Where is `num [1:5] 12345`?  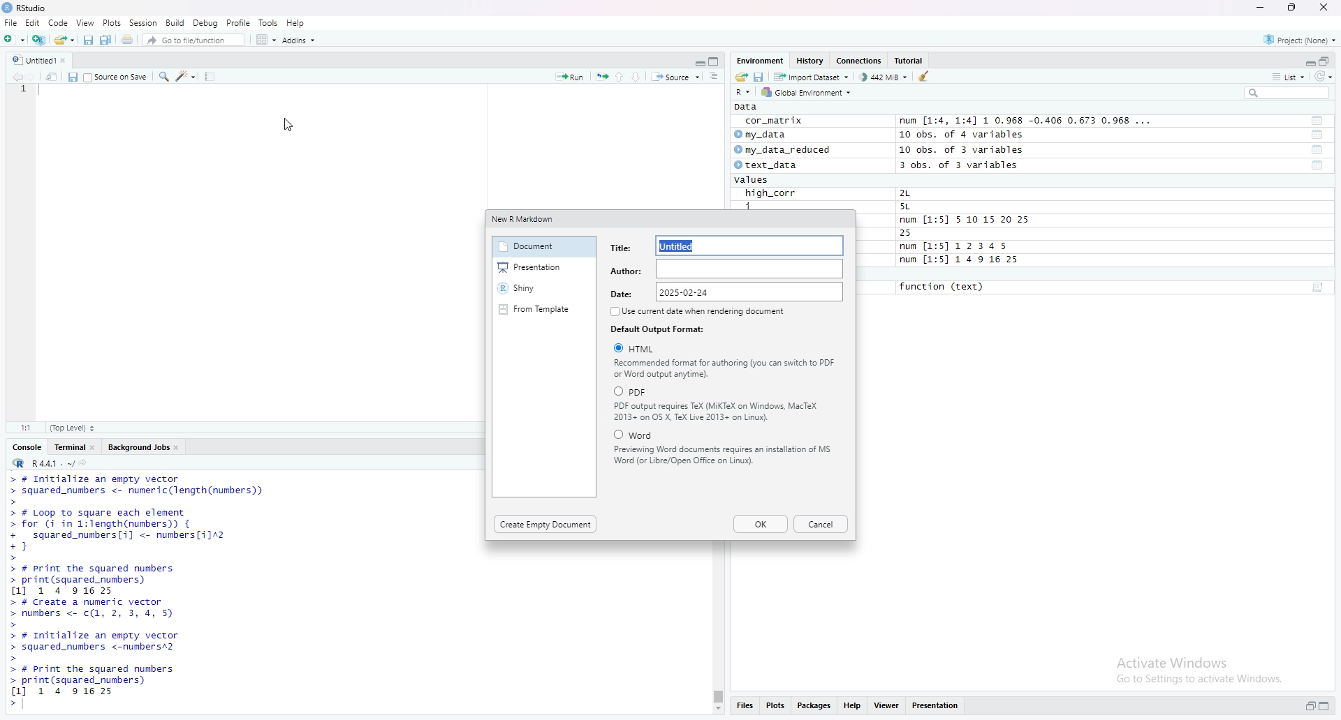 num [1:5] 12345 is located at coordinates (955, 246).